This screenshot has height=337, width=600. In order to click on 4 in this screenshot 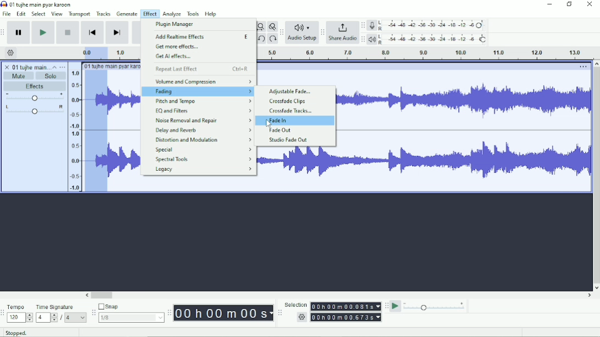, I will do `click(75, 317)`.